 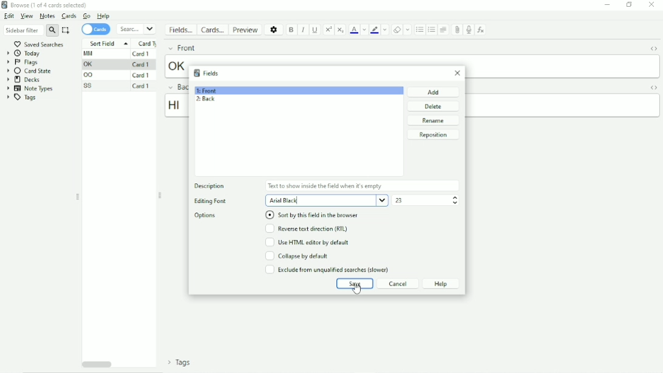 What do you see at coordinates (104, 16) in the screenshot?
I see `Help` at bounding box center [104, 16].